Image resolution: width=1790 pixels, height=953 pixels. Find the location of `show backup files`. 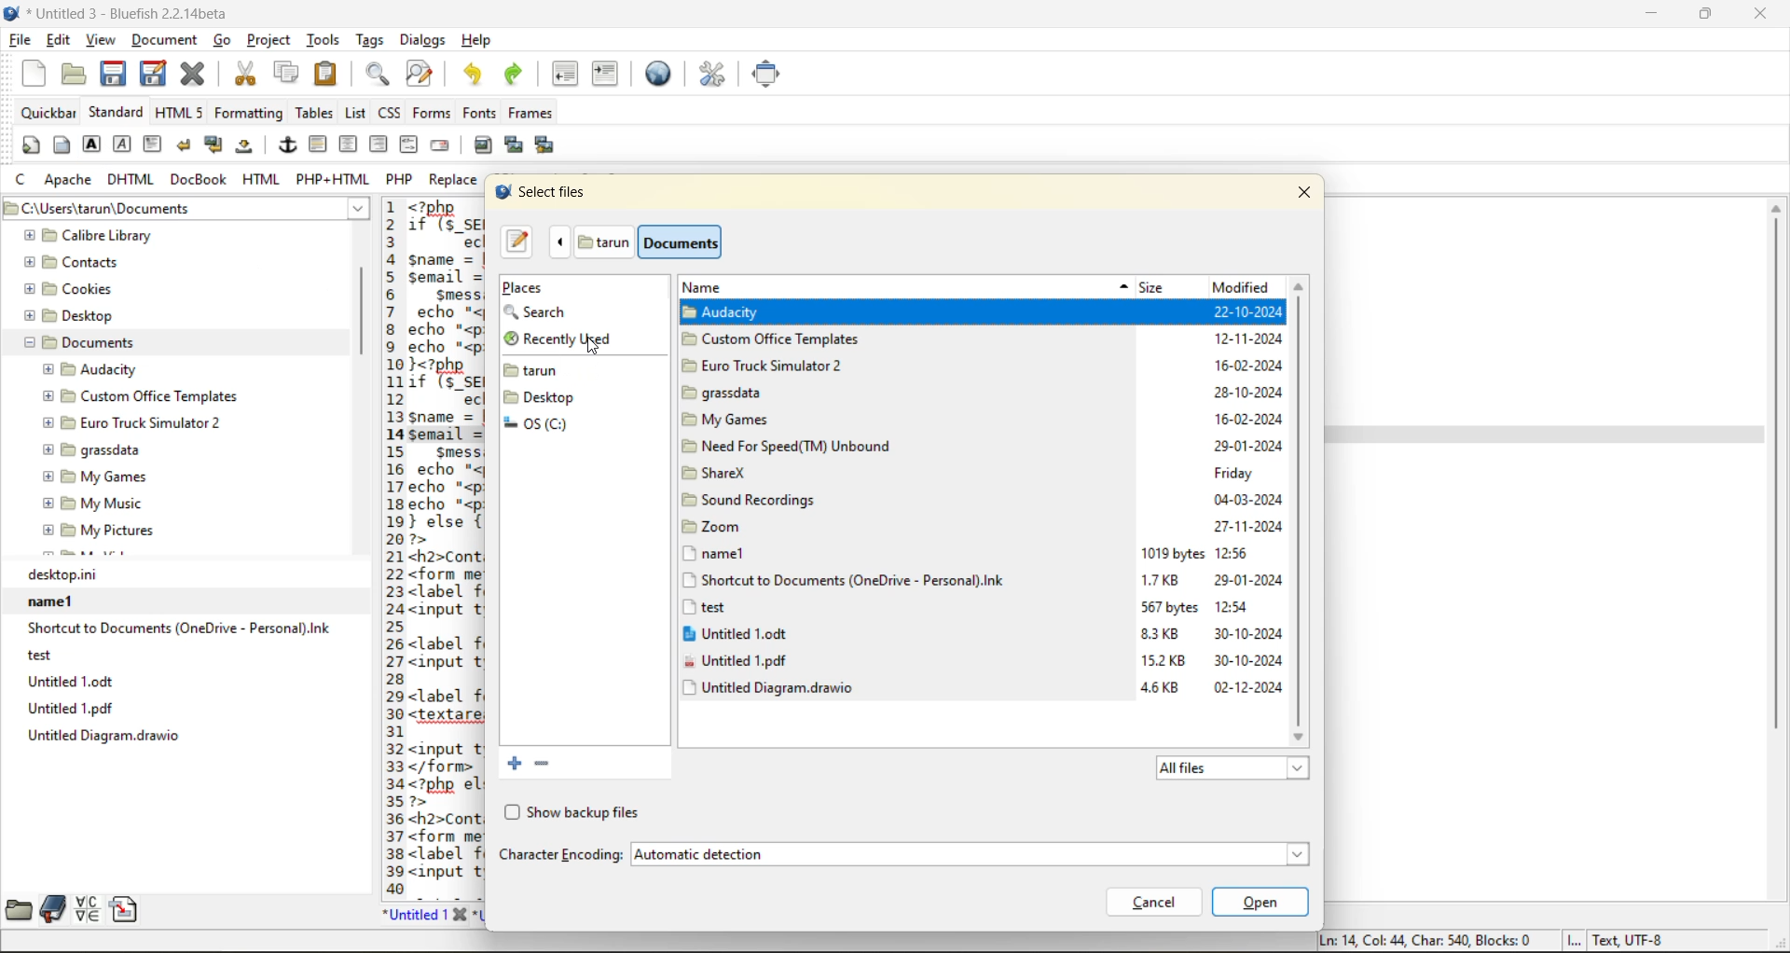

show backup files is located at coordinates (570, 813).